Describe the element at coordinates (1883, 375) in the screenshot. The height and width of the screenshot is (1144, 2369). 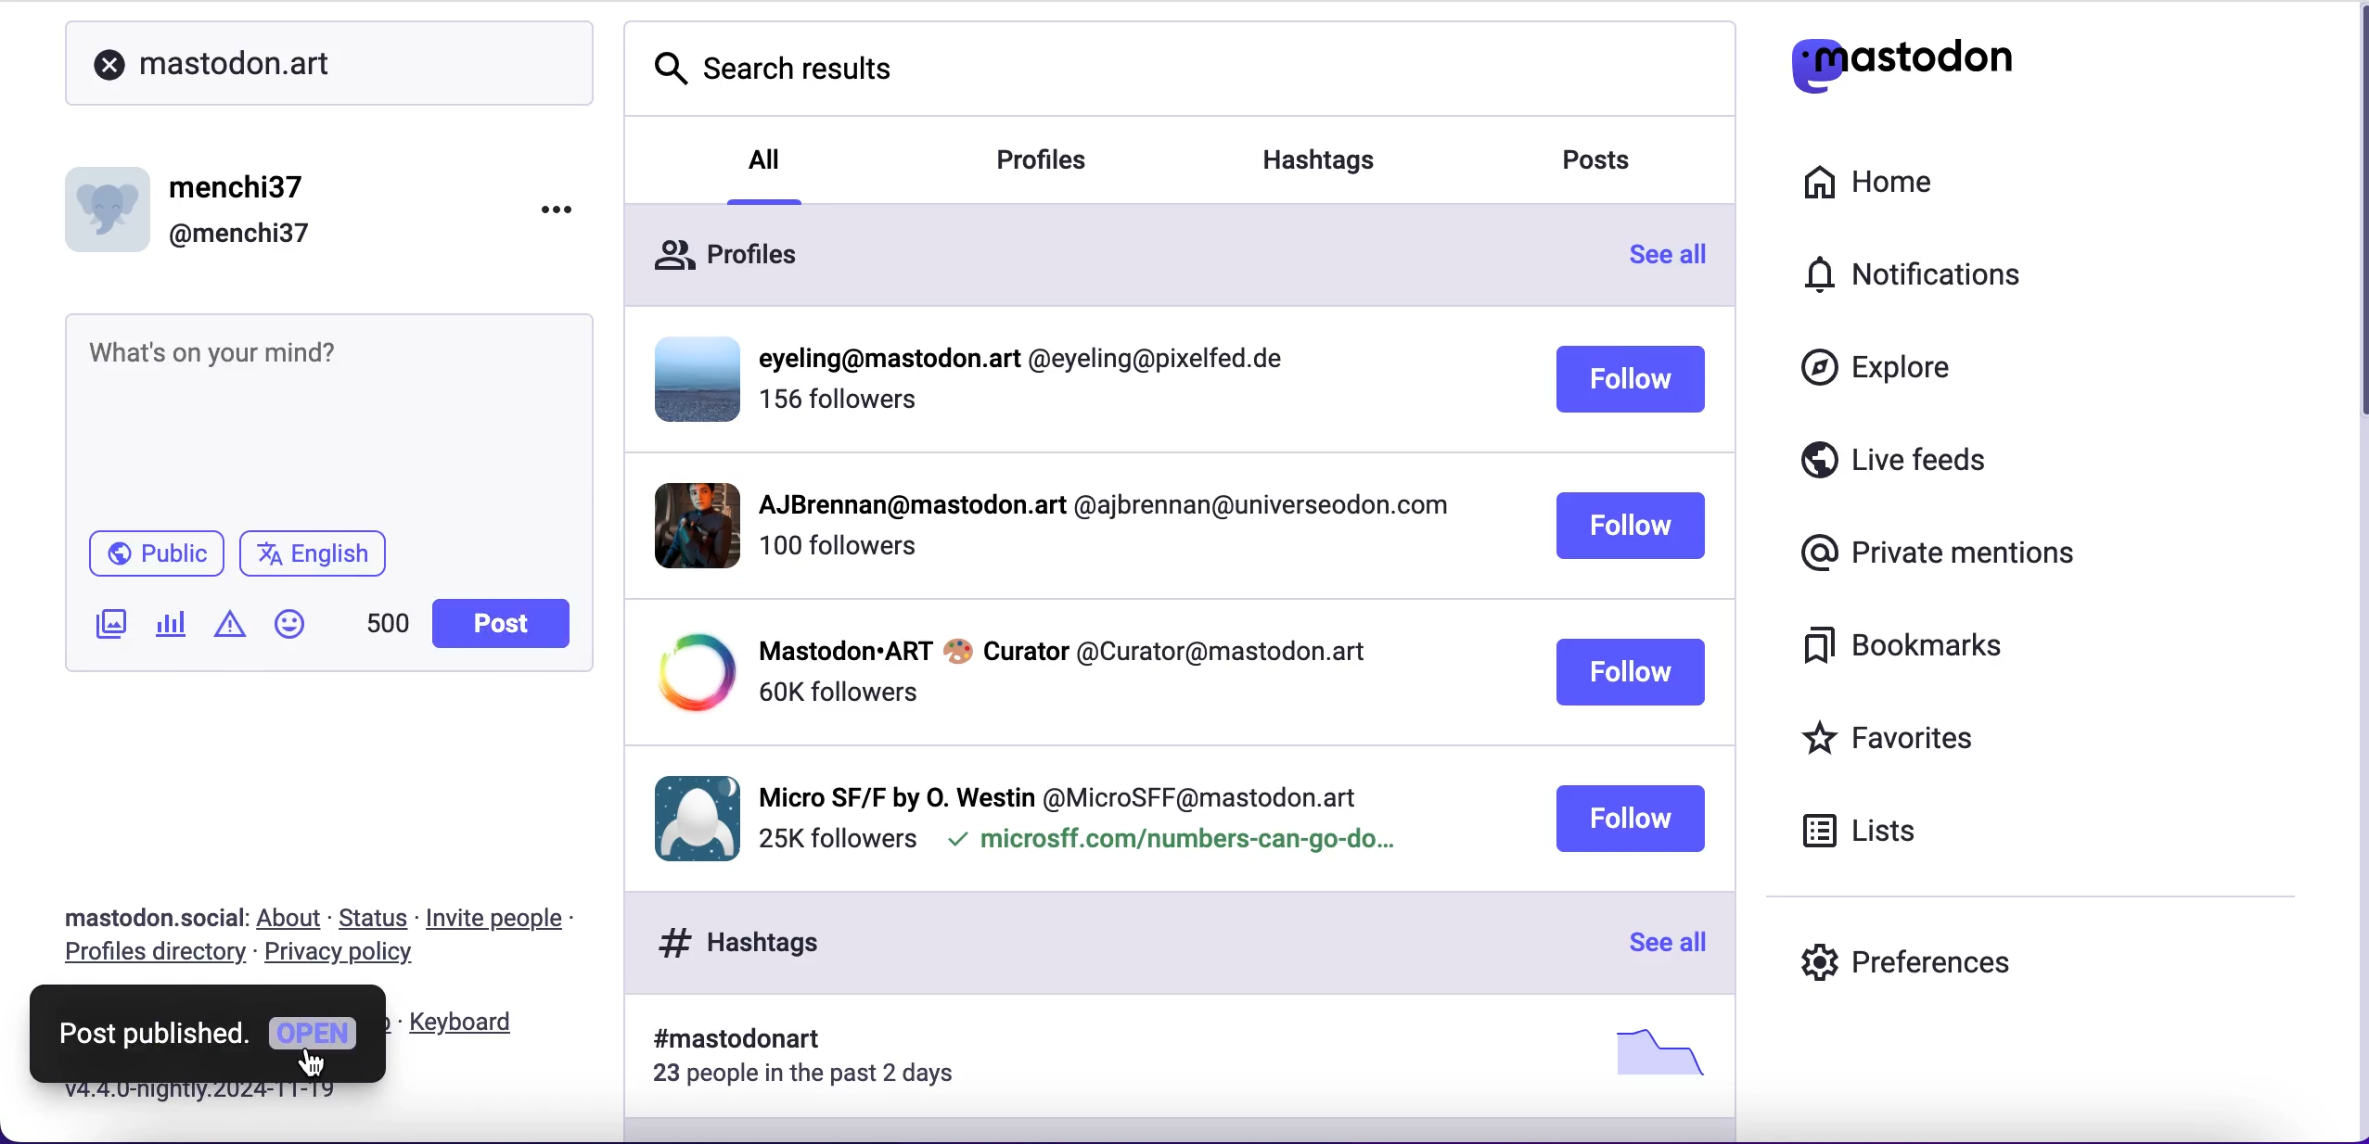
I see `explore` at that location.